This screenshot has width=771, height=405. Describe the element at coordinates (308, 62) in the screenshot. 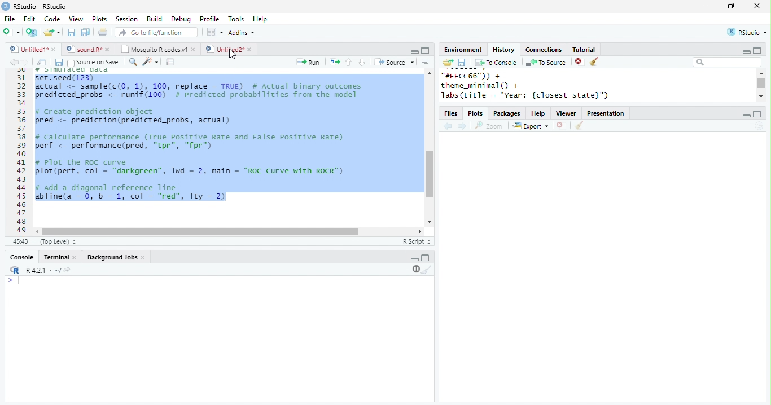

I see `run` at that location.